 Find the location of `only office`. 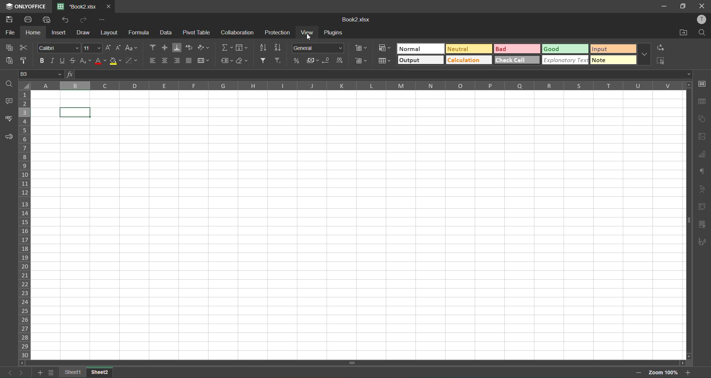

only office is located at coordinates (25, 6).